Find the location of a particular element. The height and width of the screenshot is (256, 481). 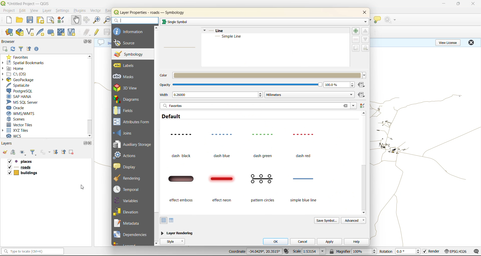

layers is located at coordinates (9, 144).